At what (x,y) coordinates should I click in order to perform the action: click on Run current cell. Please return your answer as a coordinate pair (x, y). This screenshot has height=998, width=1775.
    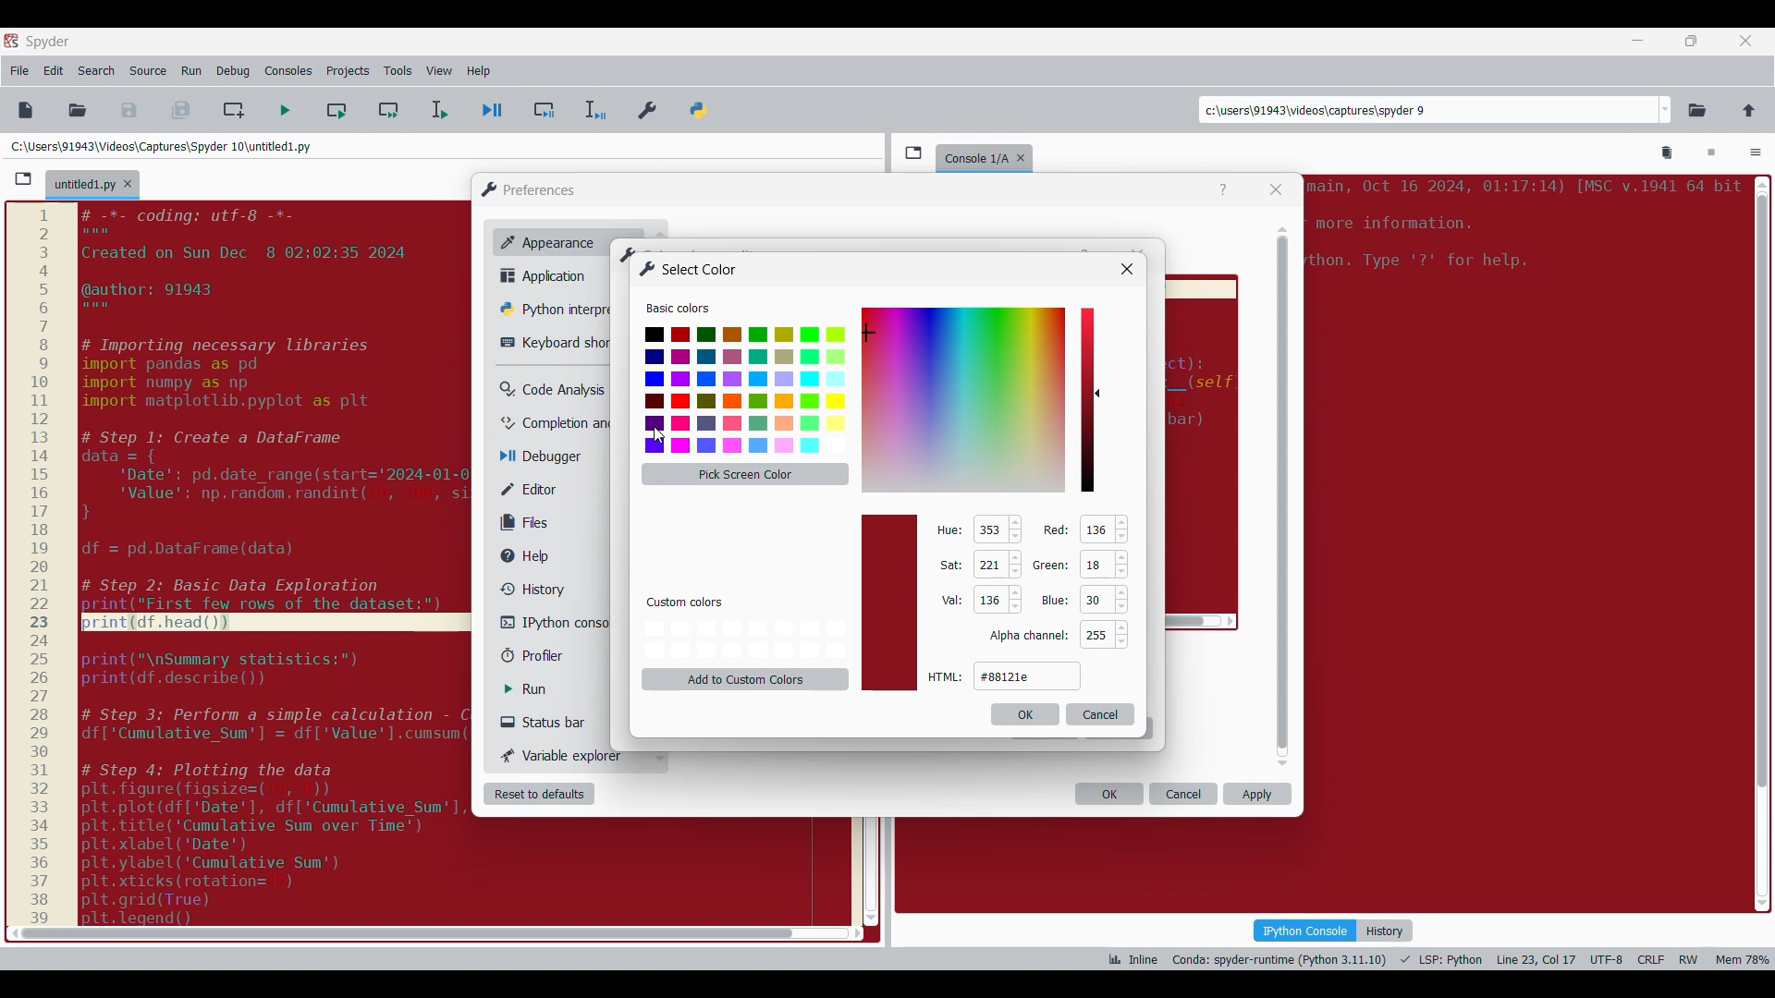
    Looking at the image, I should click on (337, 110).